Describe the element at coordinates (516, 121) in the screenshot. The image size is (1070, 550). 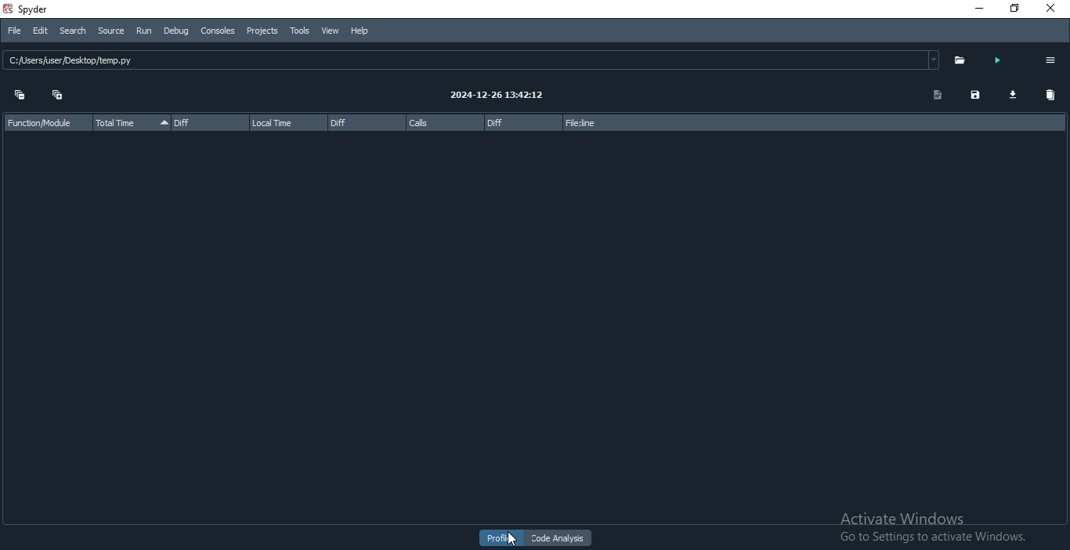
I see `diff` at that location.